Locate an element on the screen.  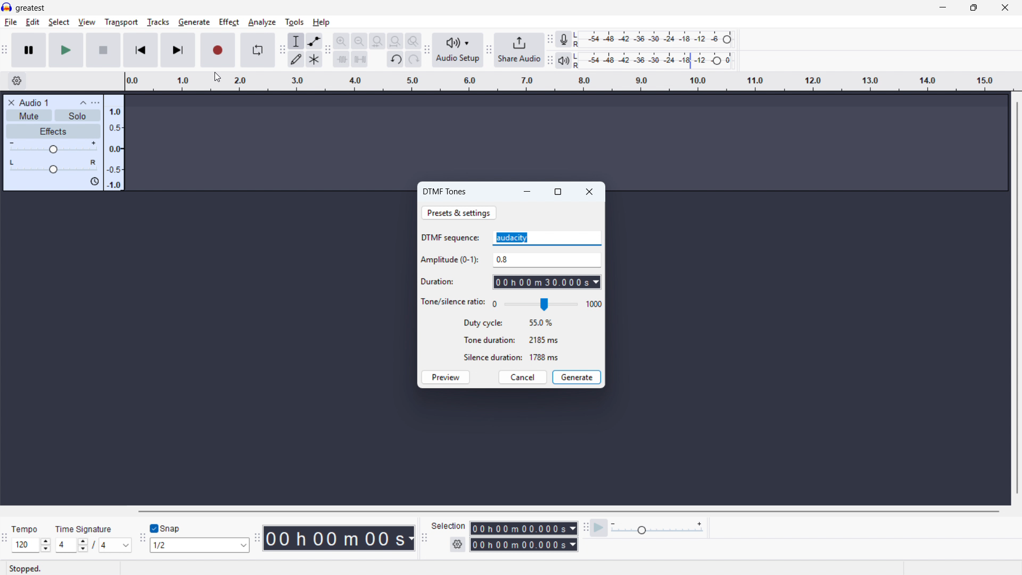
playback speed is located at coordinates (657, 528).